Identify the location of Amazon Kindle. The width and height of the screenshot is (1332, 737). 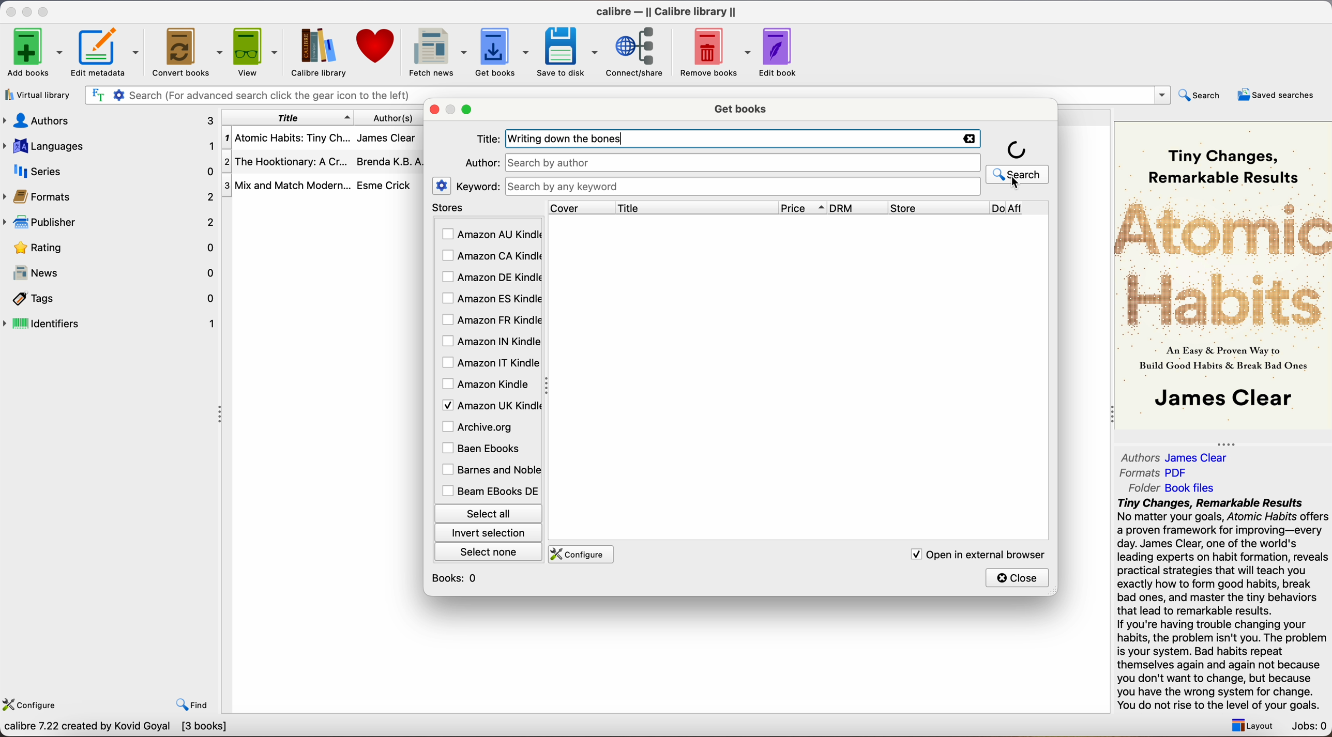
(487, 384).